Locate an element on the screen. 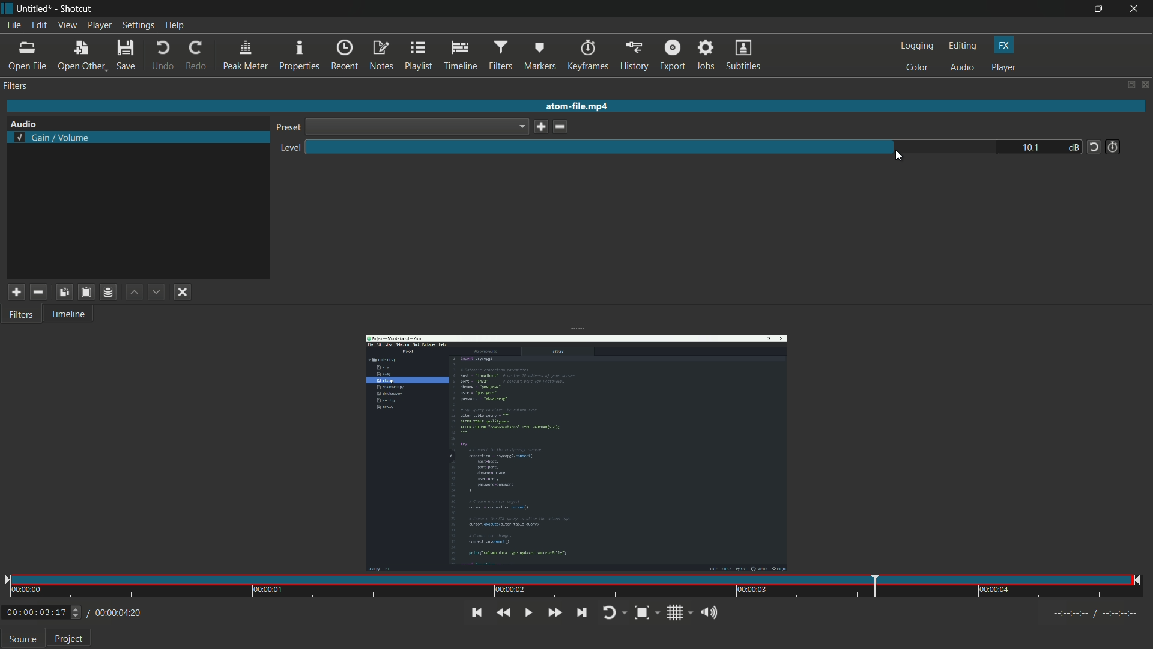 The image size is (1153, 649). Project is located at coordinates (68, 639).